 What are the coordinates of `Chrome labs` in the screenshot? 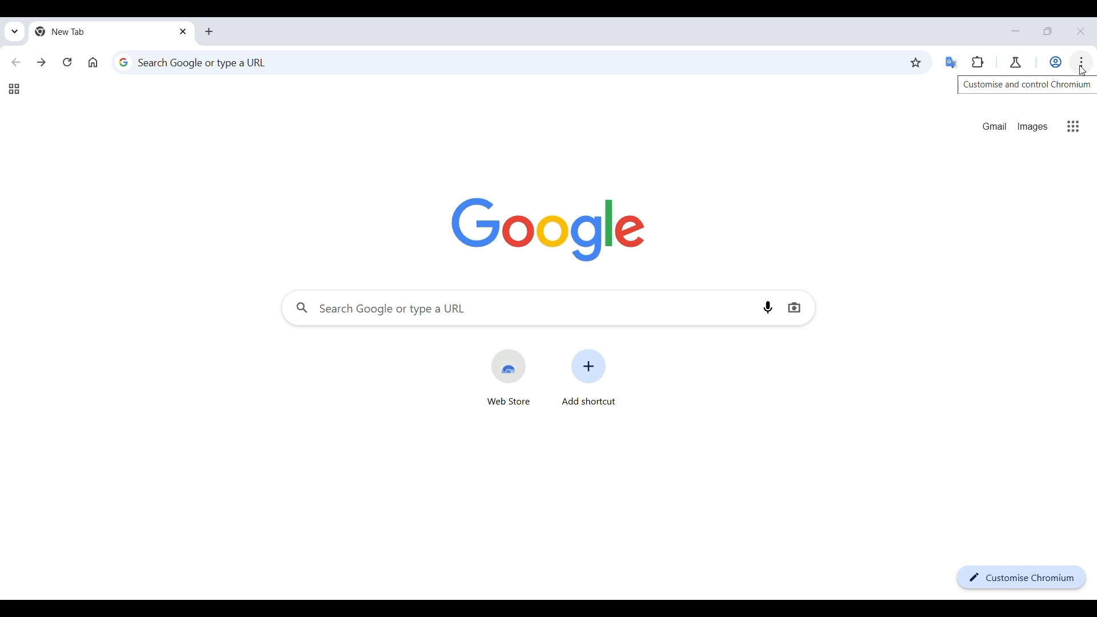 It's located at (1015, 62).